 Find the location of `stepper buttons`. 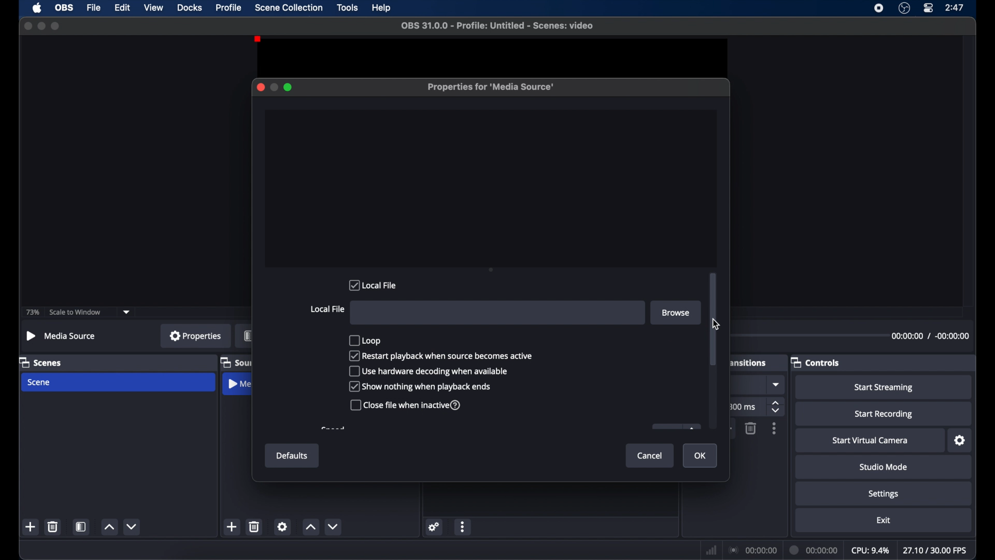

stepper buttons is located at coordinates (777, 407).